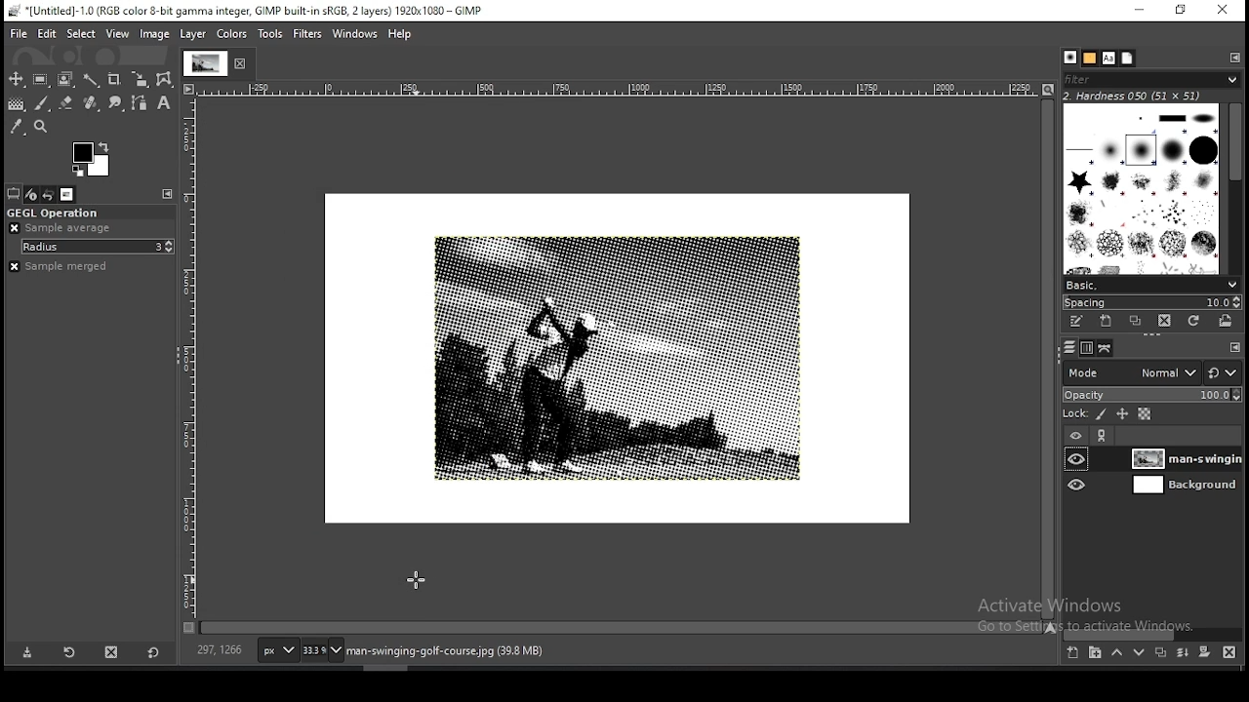 The image size is (1249, 702). What do you see at coordinates (1206, 652) in the screenshot?
I see `add a mask` at bounding box center [1206, 652].